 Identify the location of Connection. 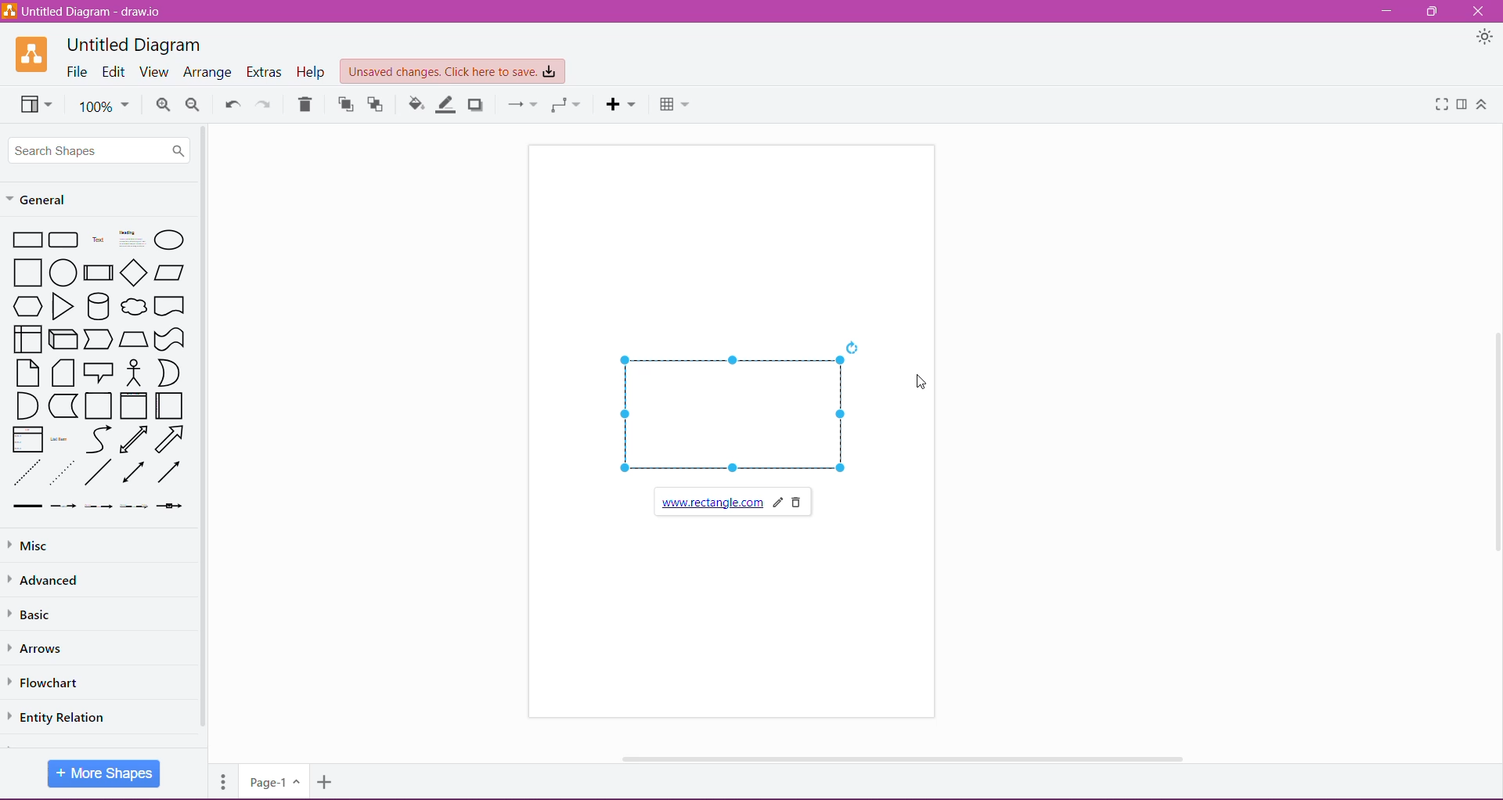
(522, 105).